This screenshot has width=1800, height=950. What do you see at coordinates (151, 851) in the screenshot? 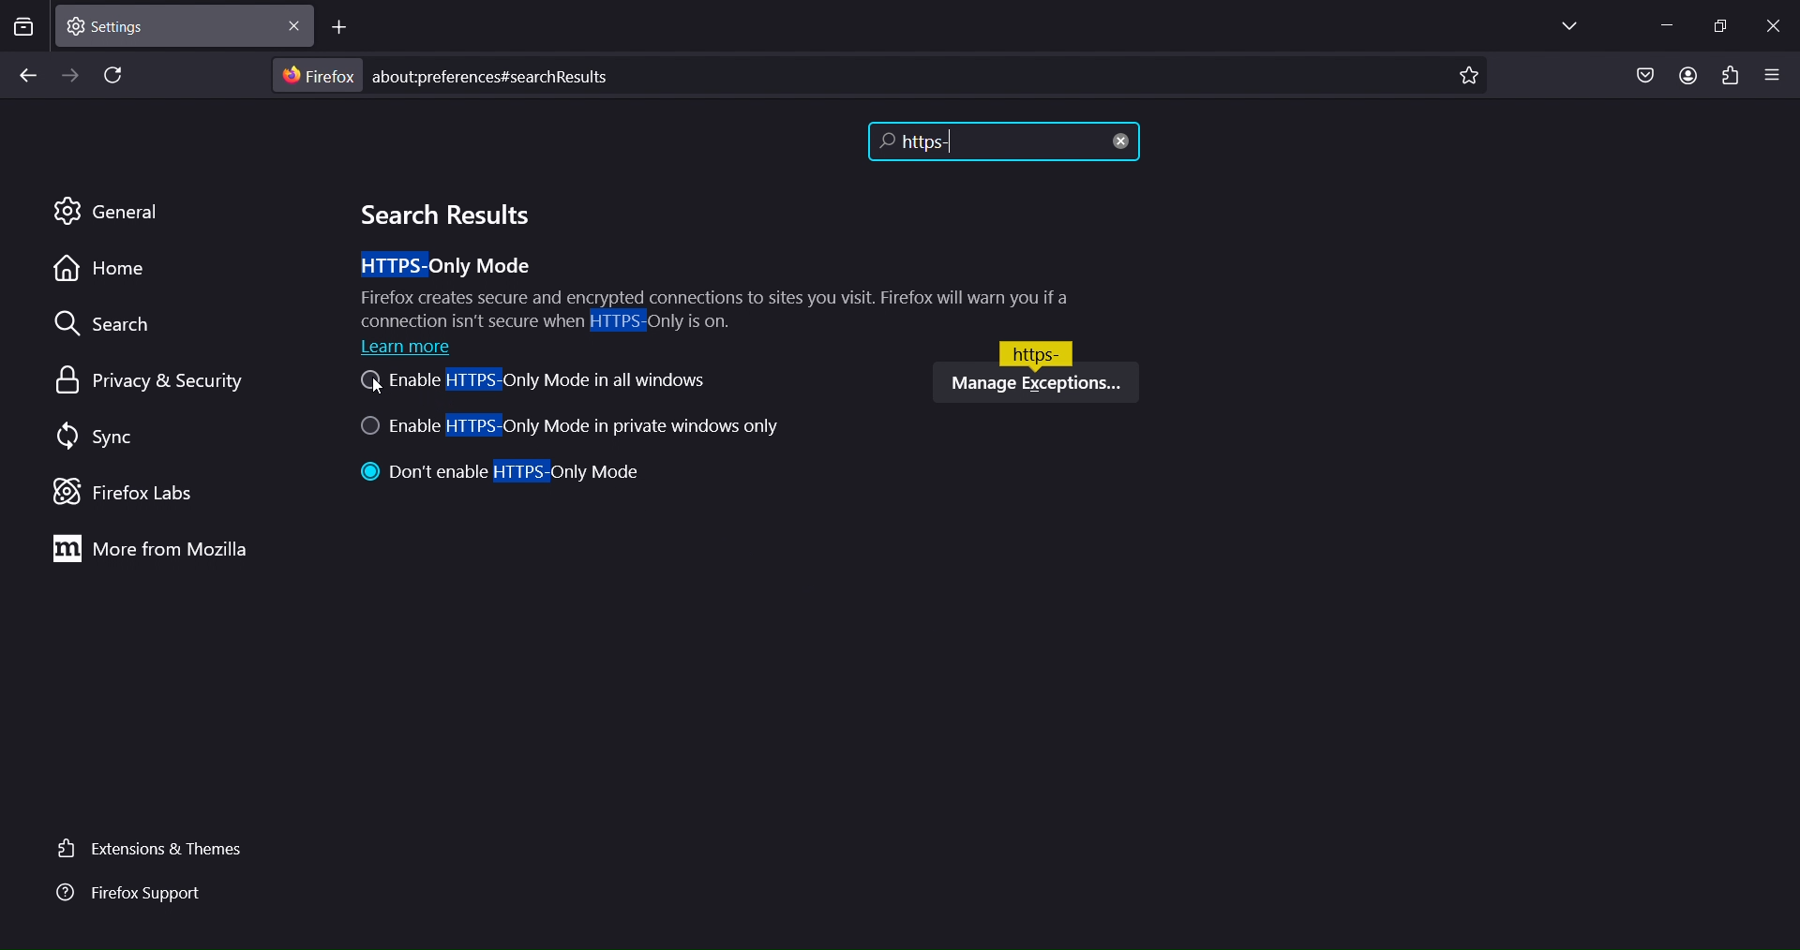
I see `extensions & themes` at bounding box center [151, 851].